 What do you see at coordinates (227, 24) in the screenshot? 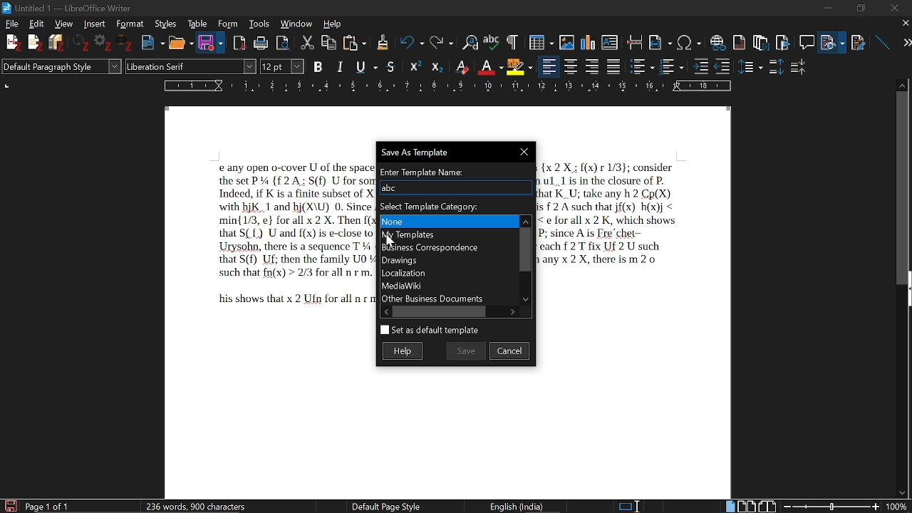
I see `Form` at bounding box center [227, 24].